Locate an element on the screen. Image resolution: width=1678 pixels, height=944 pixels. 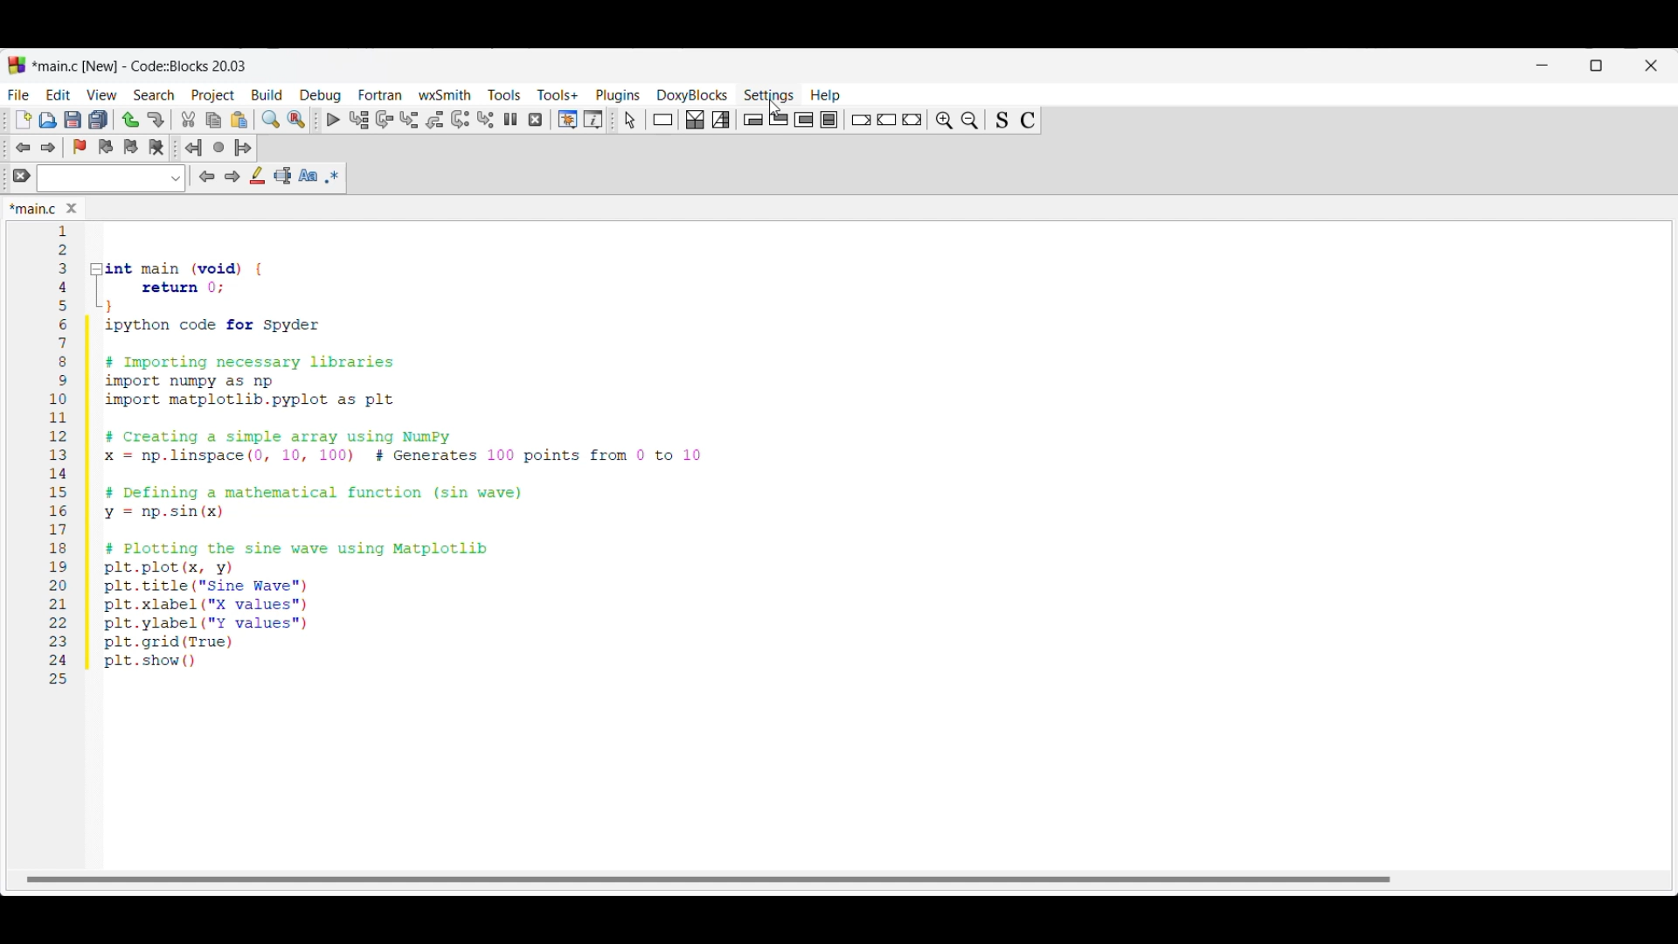
Save is located at coordinates (73, 120).